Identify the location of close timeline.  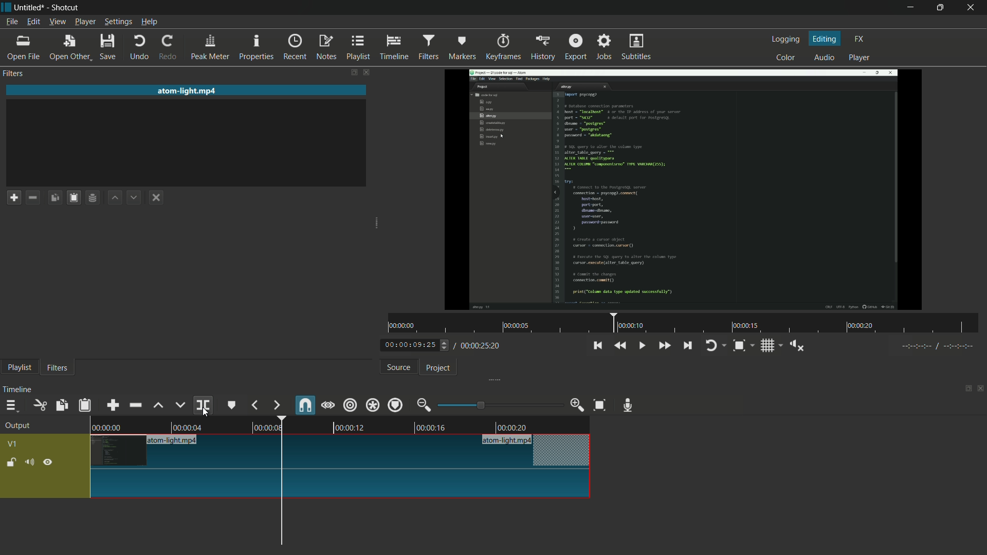
(981, 388).